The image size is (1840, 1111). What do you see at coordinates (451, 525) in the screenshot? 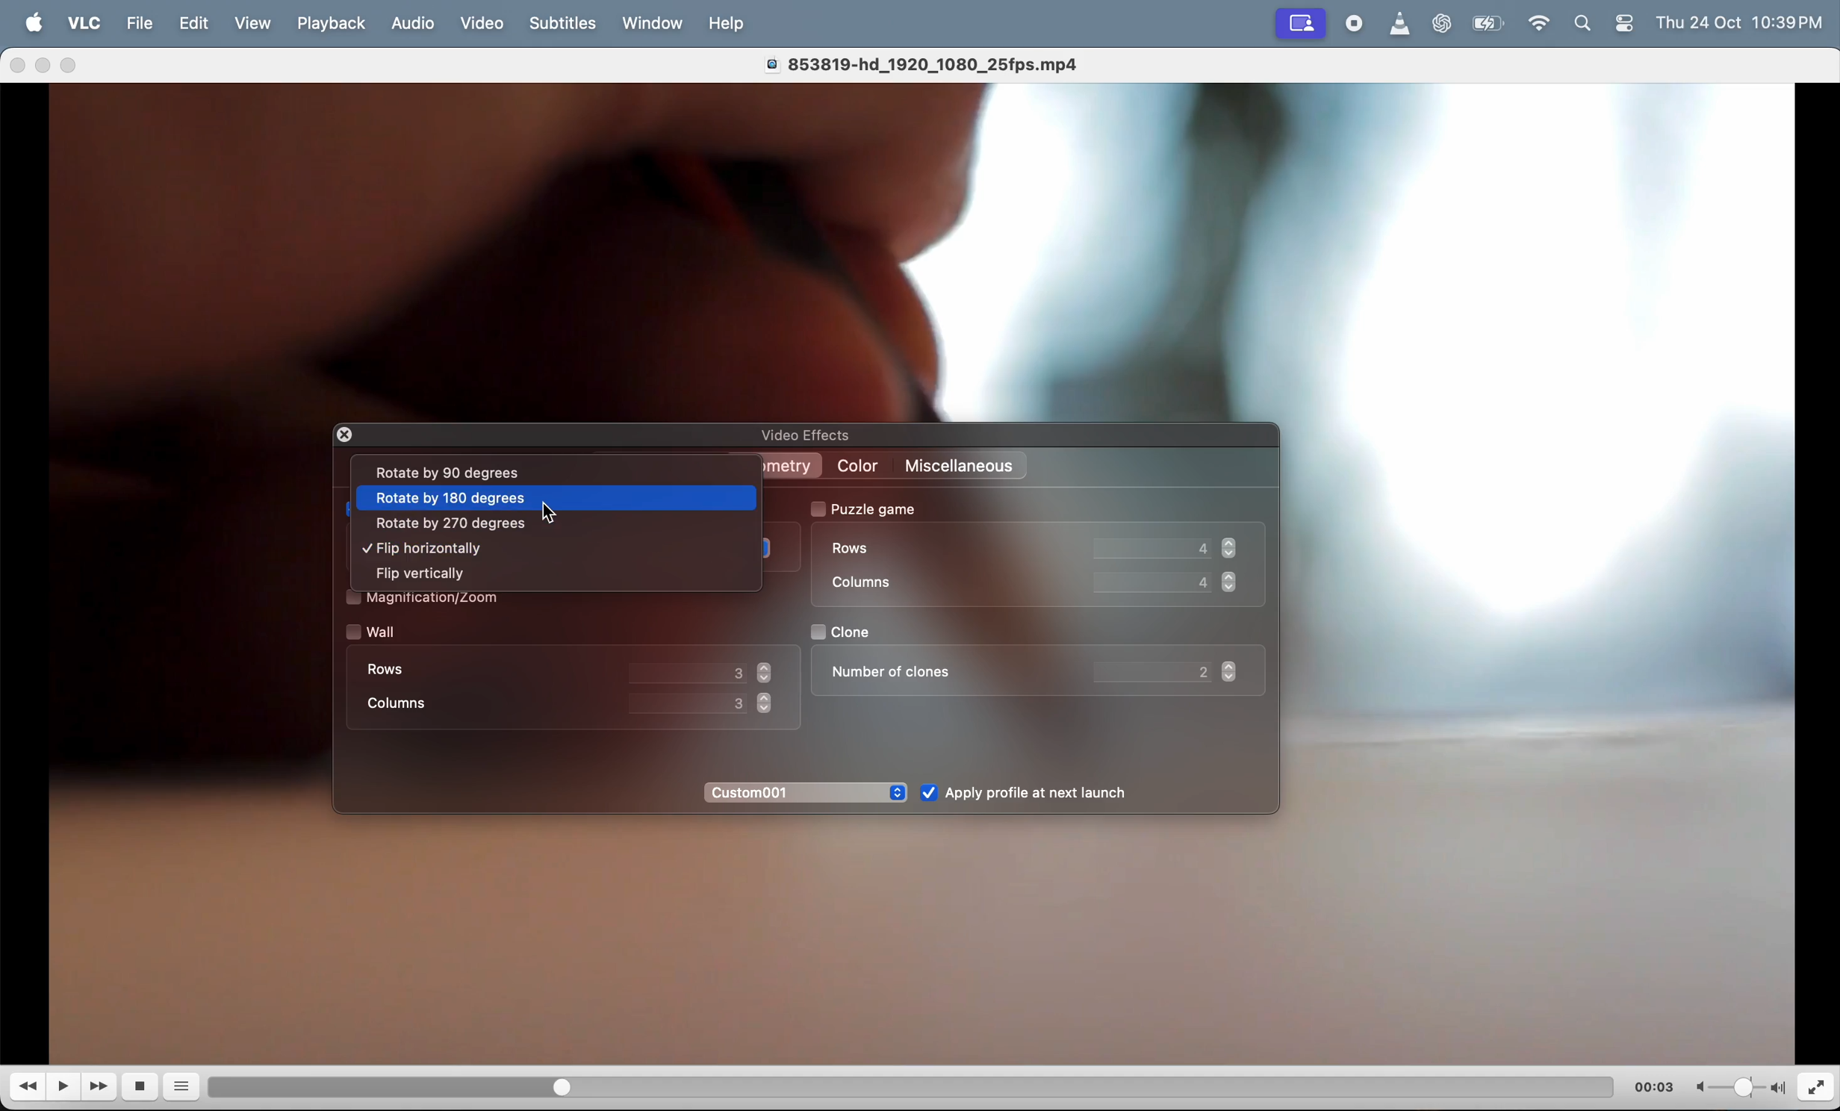
I see `rotate by 270` at bounding box center [451, 525].